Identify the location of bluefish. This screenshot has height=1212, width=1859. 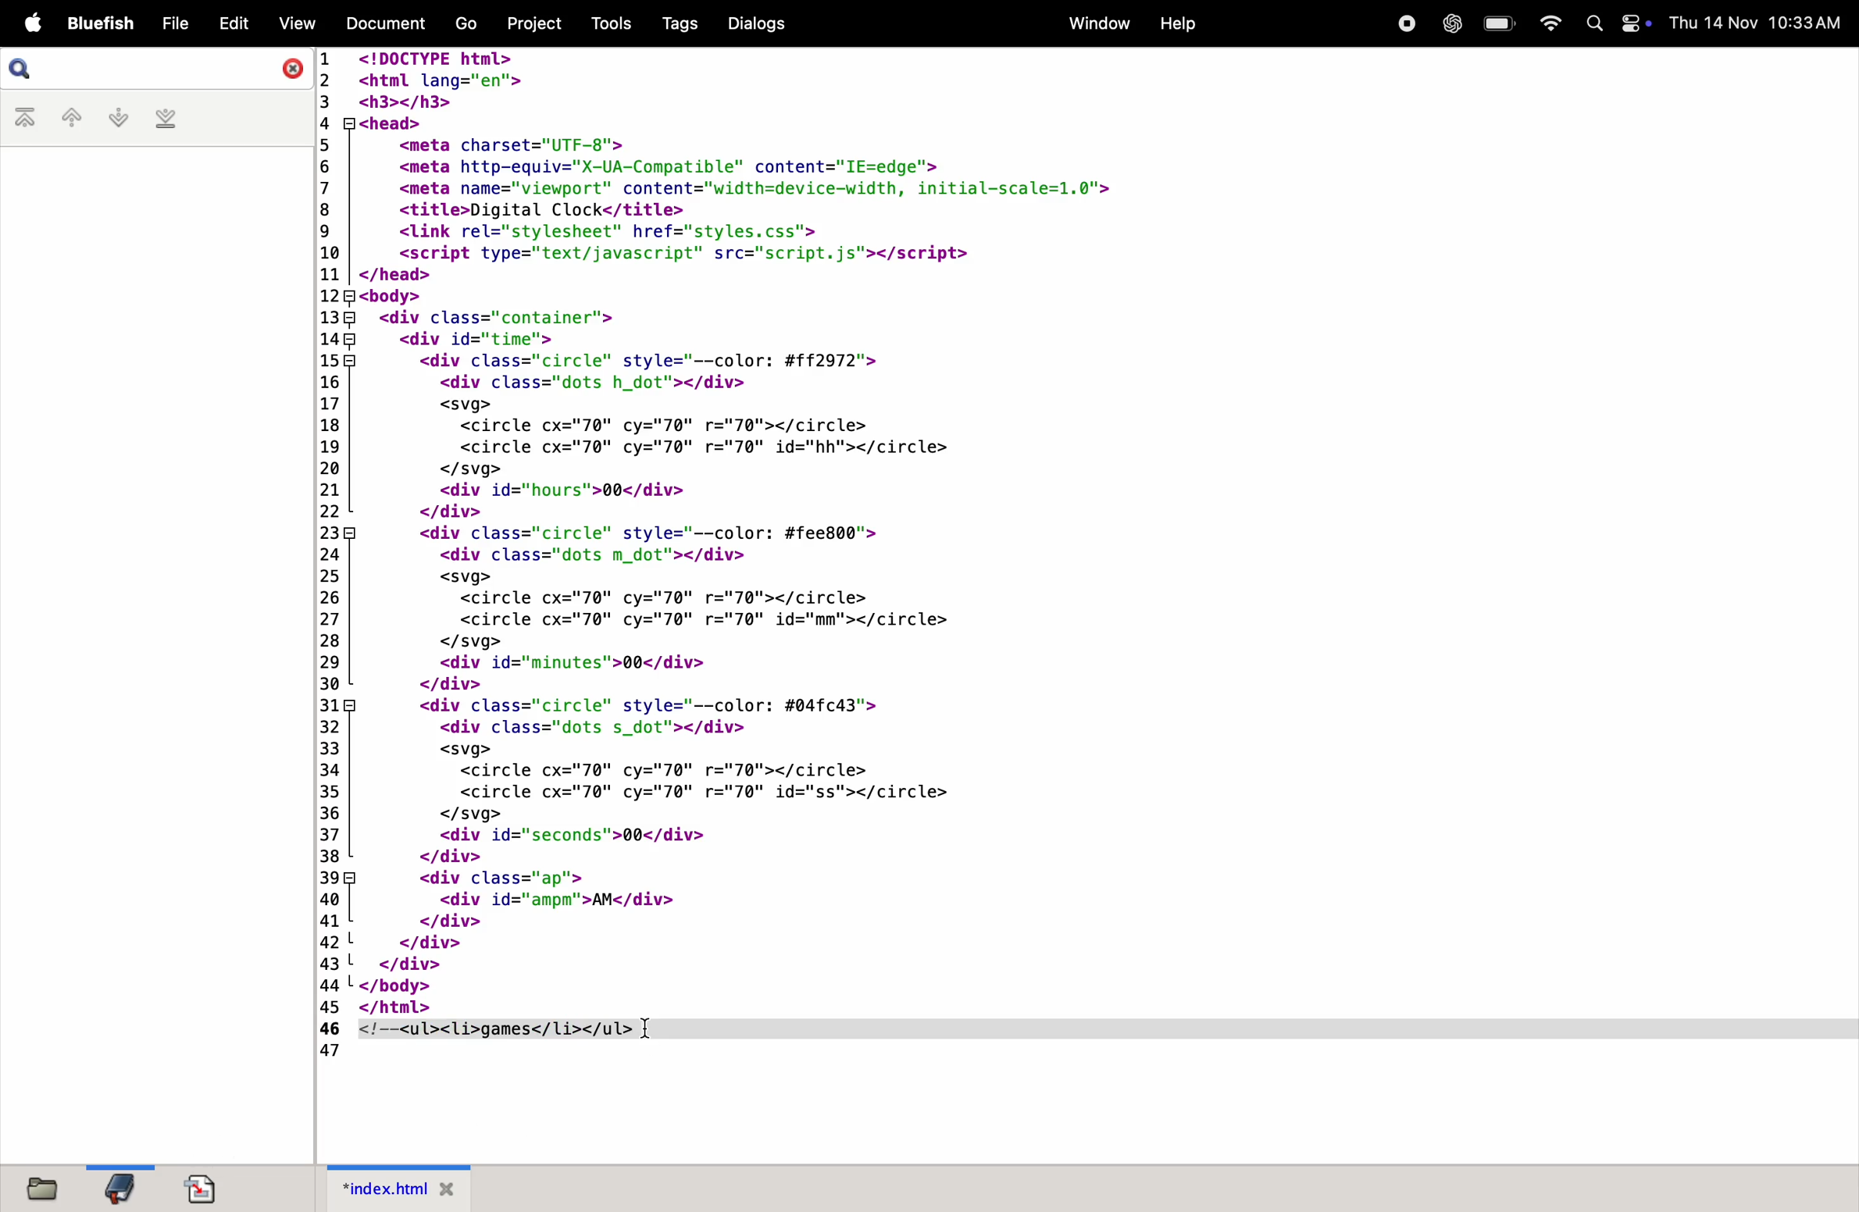
(97, 22).